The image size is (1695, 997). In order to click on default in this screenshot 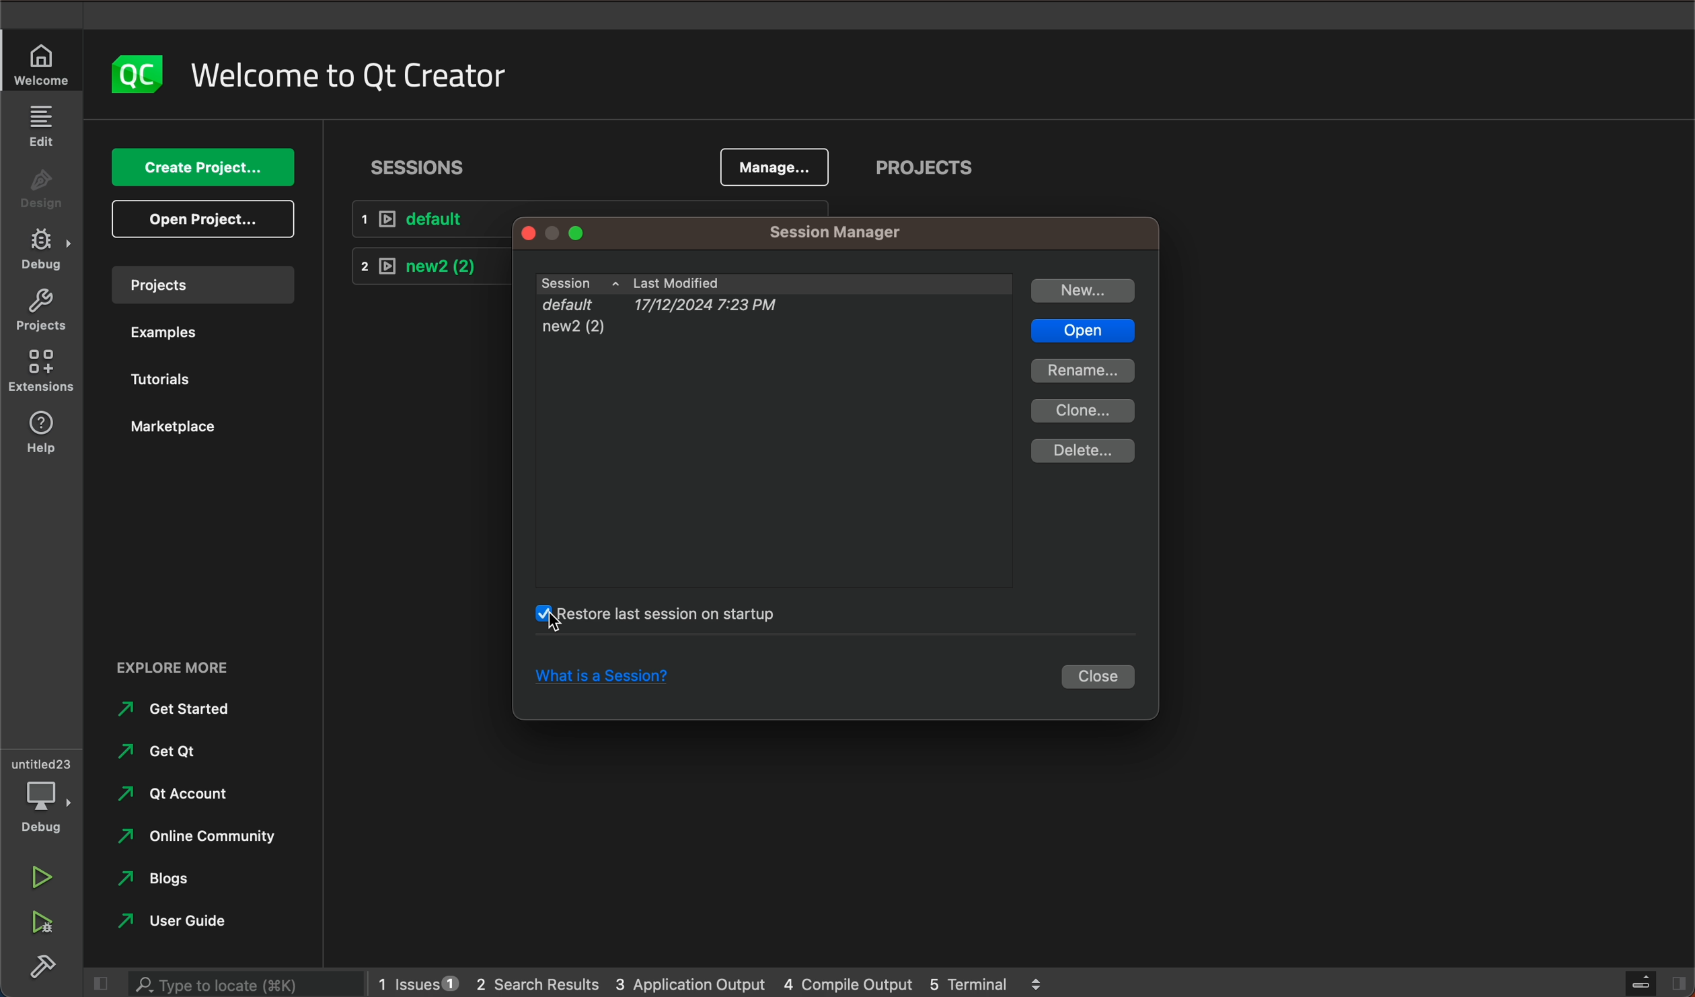, I will do `click(712, 305)`.